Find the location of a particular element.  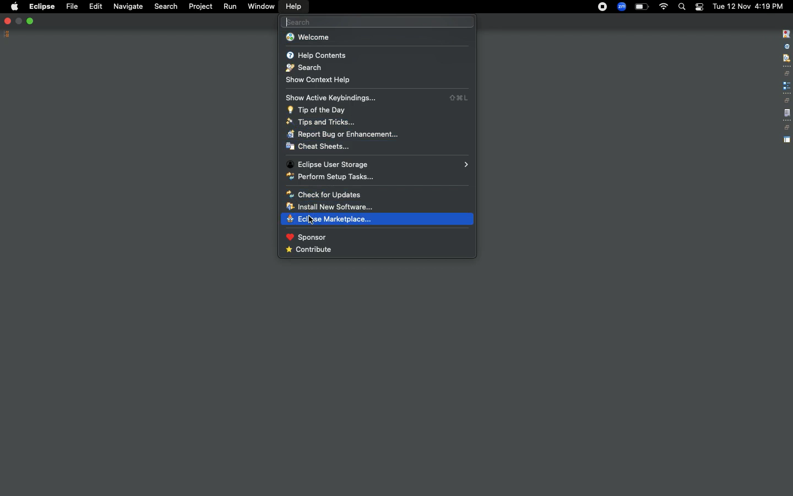

package explorer is located at coordinates (7, 33).